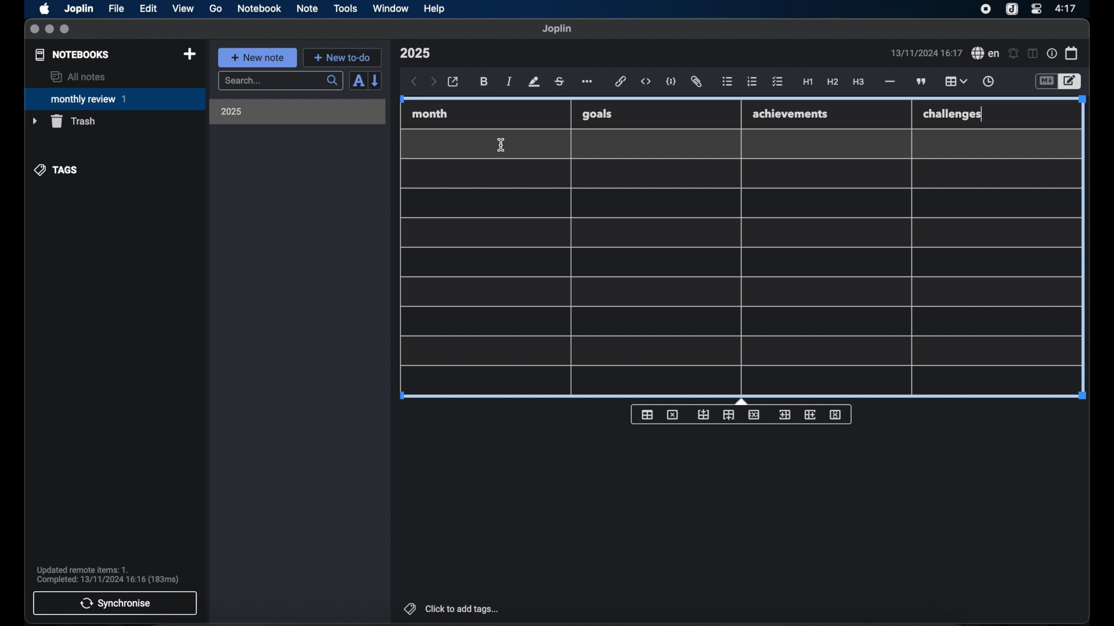 This screenshot has width=1114, height=626. What do you see at coordinates (415, 53) in the screenshot?
I see `note title` at bounding box center [415, 53].